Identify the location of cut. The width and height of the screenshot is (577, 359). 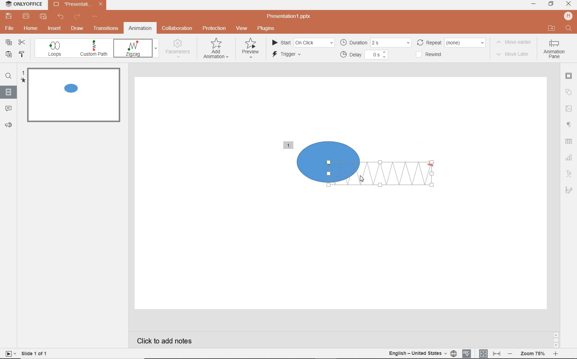
(23, 43).